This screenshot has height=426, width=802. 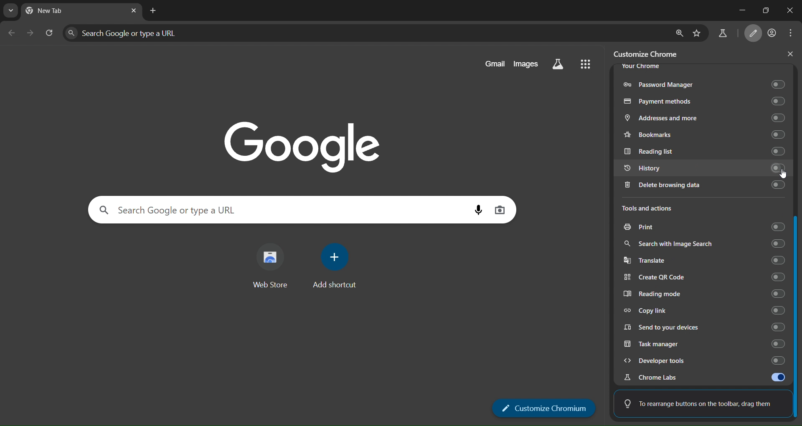 I want to click on your chrome, so click(x=641, y=66).